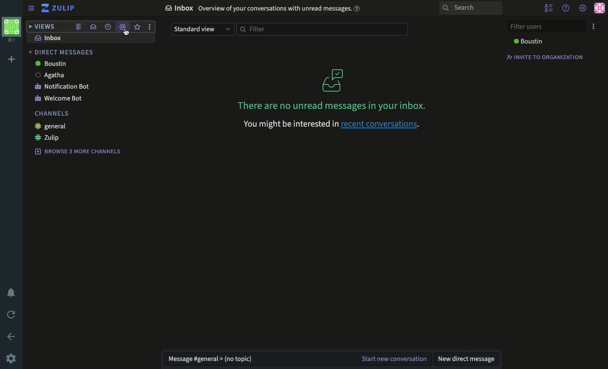 The image size is (608, 369). I want to click on star, so click(138, 27).